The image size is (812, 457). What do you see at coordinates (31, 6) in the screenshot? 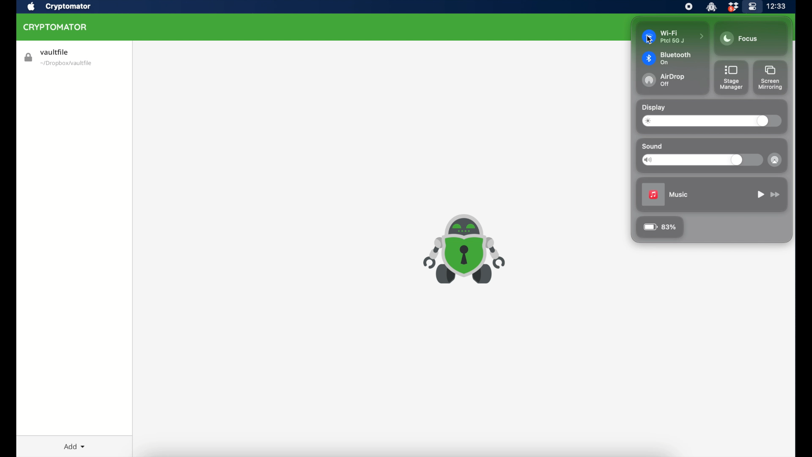
I see `apple icon` at bounding box center [31, 6].